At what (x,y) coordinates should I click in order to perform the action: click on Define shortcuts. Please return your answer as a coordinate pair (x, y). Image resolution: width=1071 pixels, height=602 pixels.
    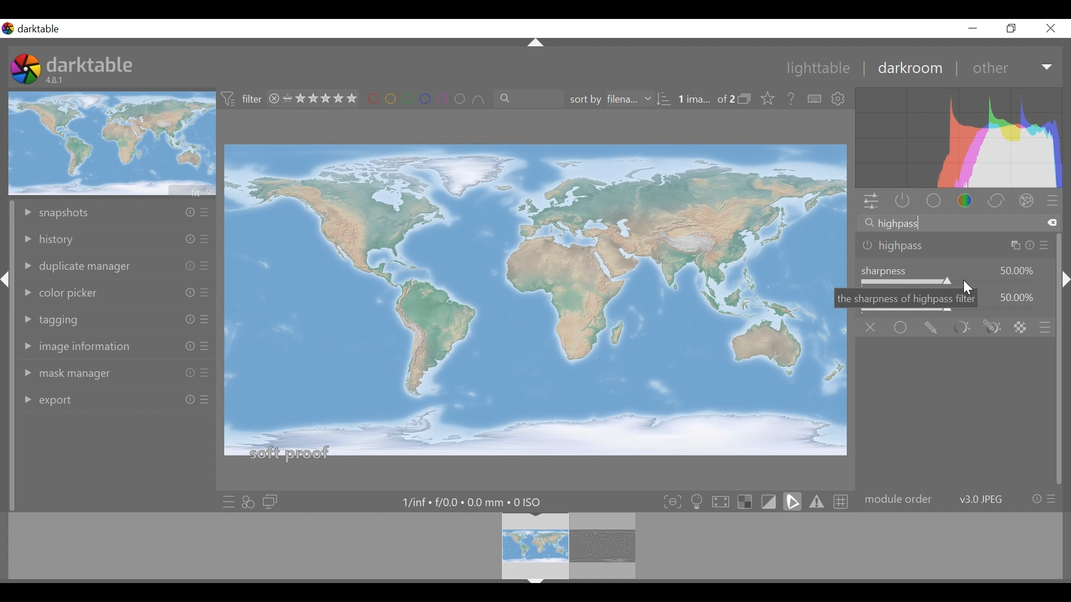
    Looking at the image, I should click on (814, 99).